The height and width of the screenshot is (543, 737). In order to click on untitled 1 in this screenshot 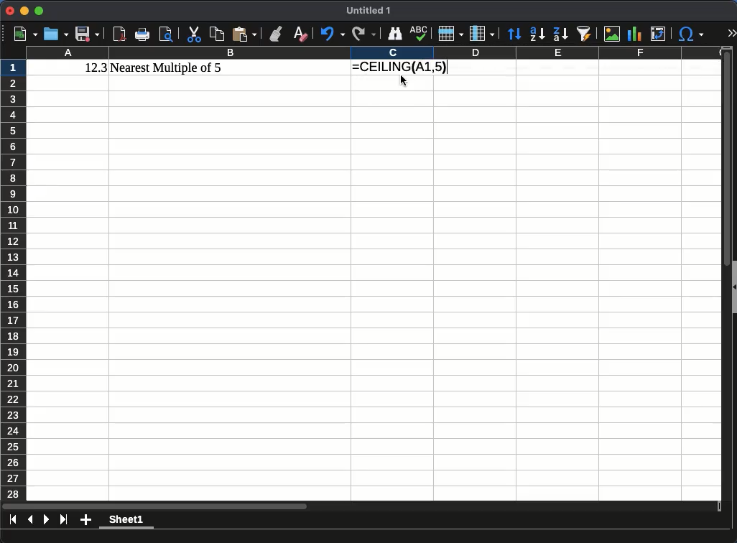, I will do `click(368, 11)`.